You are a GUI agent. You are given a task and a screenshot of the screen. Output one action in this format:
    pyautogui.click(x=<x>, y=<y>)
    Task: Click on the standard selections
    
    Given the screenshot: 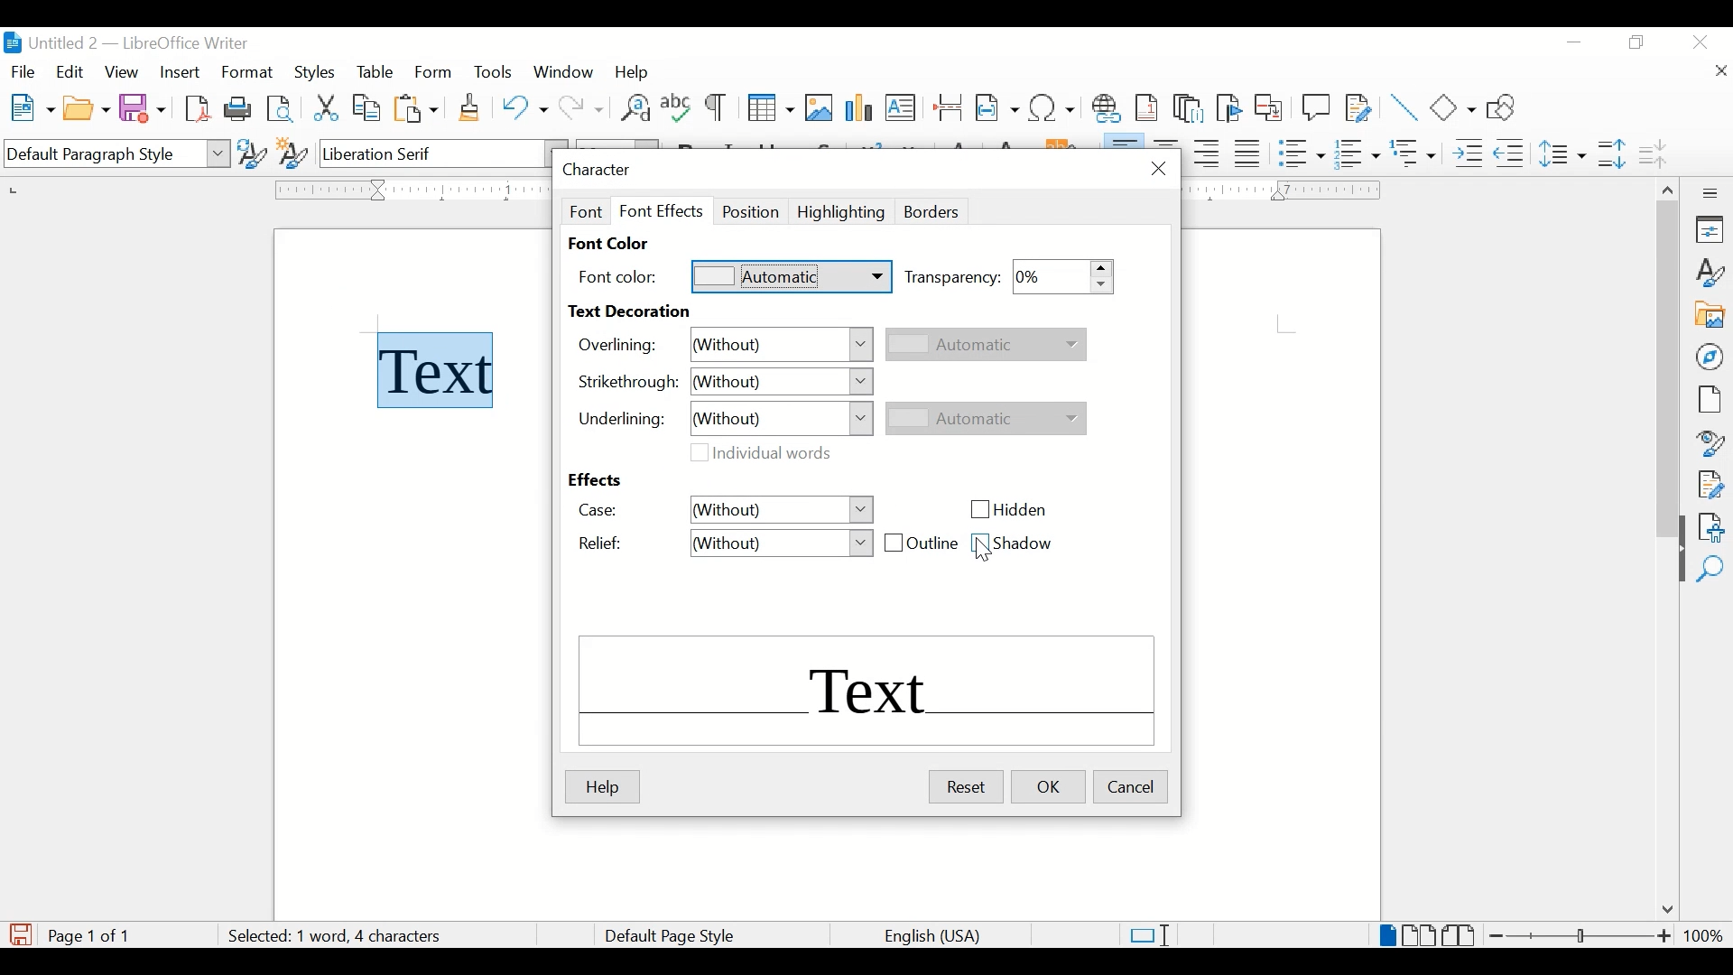 What is the action you would take?
    pyautogui.click(x=1149, y=934)
    